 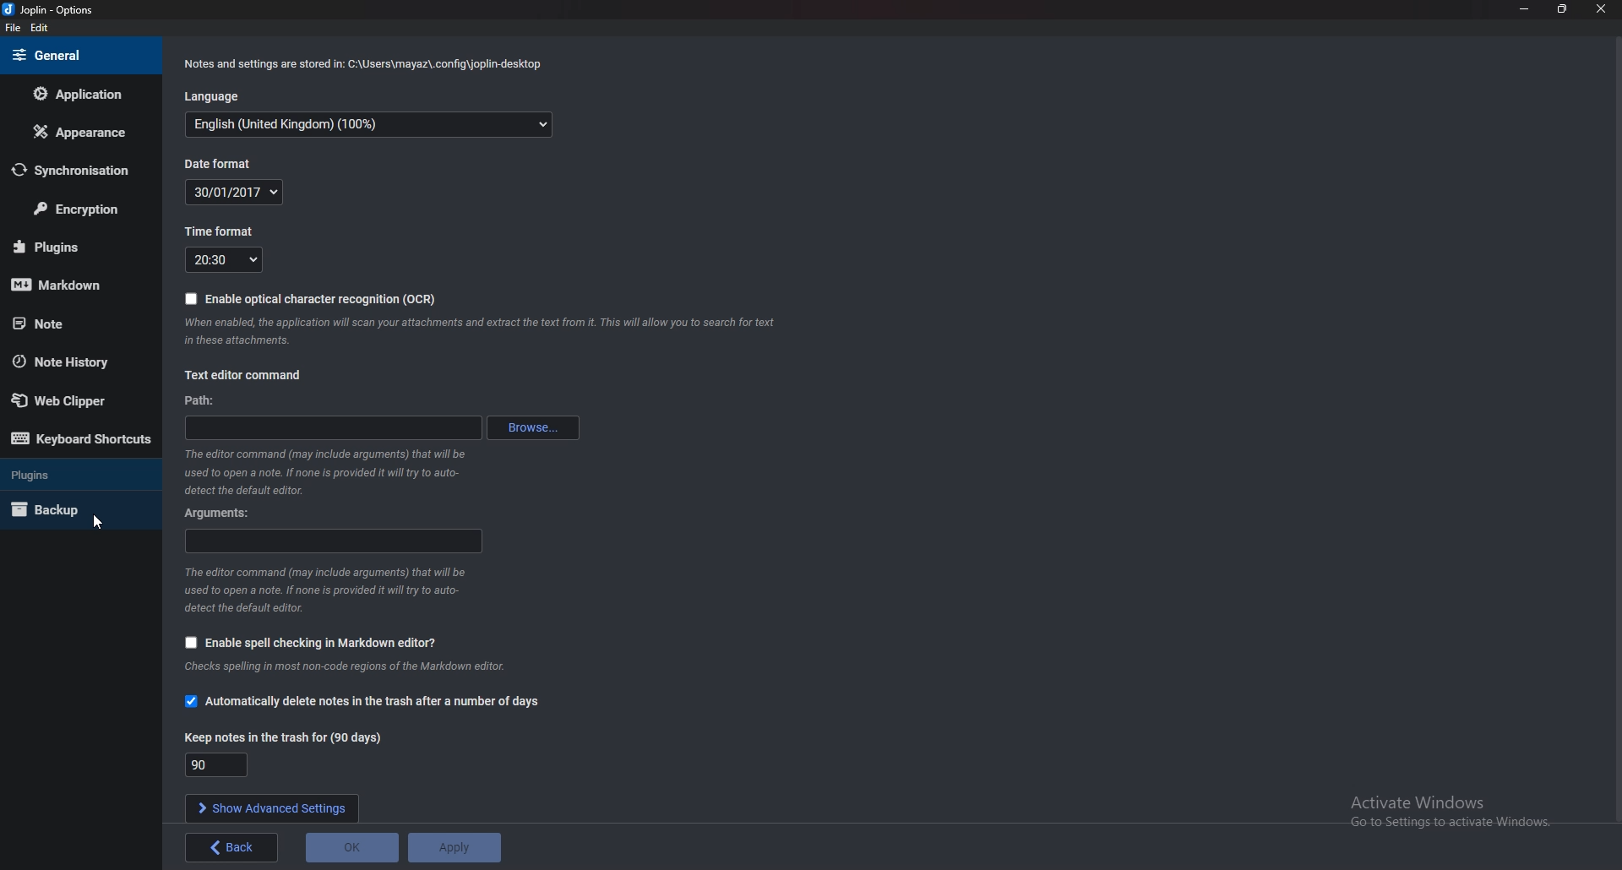 What do you see at coordinates (1525, 8) in the screenshot?
I see `minimize` at bounding box center [1525, 8].